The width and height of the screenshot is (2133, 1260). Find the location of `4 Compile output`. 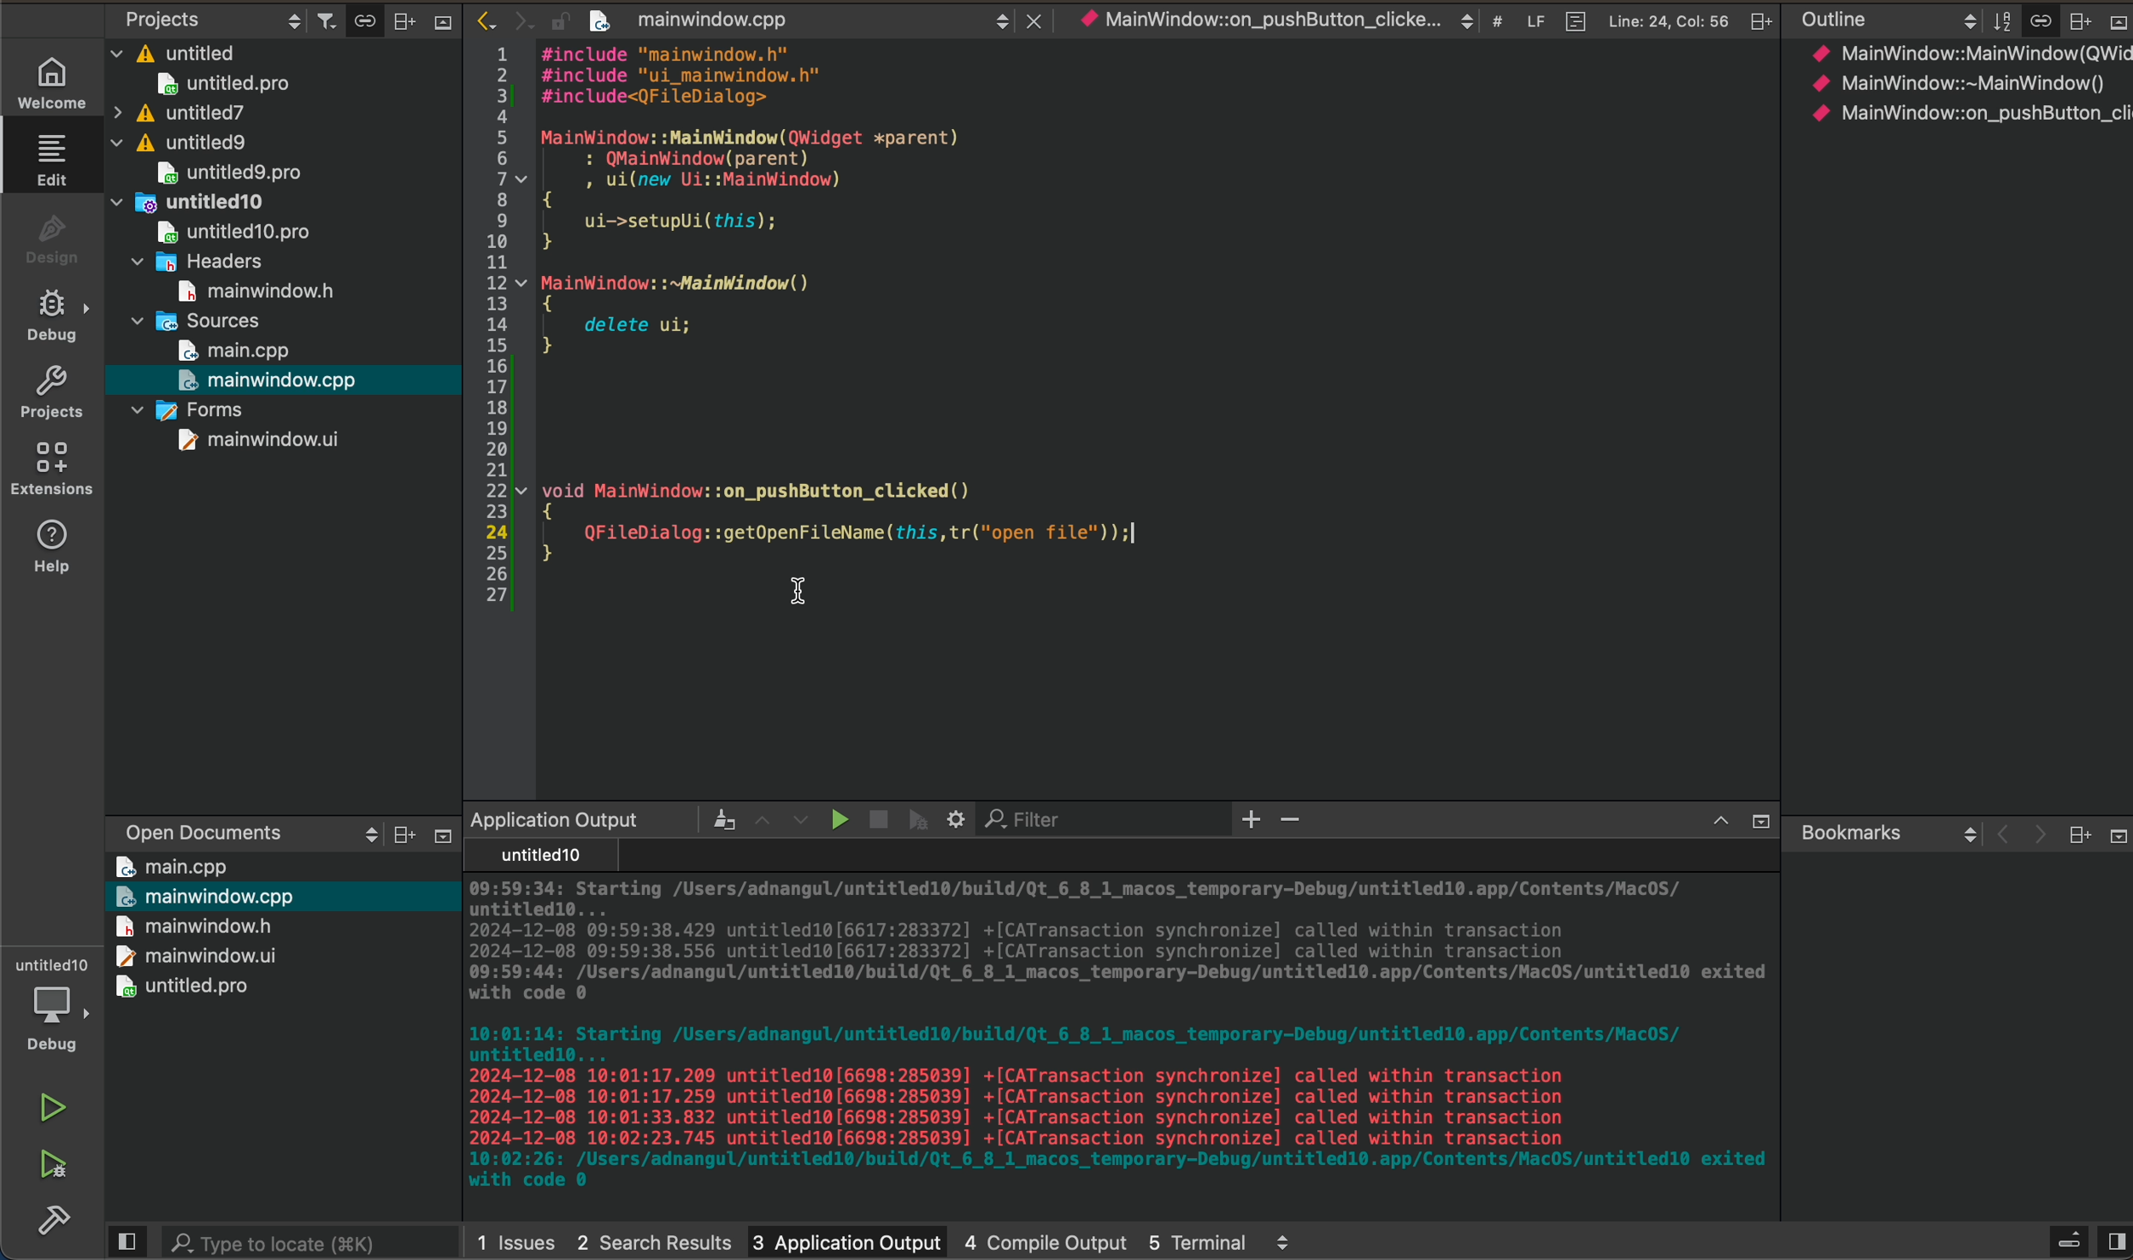

4 Compile output is located at coordinates (1046, 1237).